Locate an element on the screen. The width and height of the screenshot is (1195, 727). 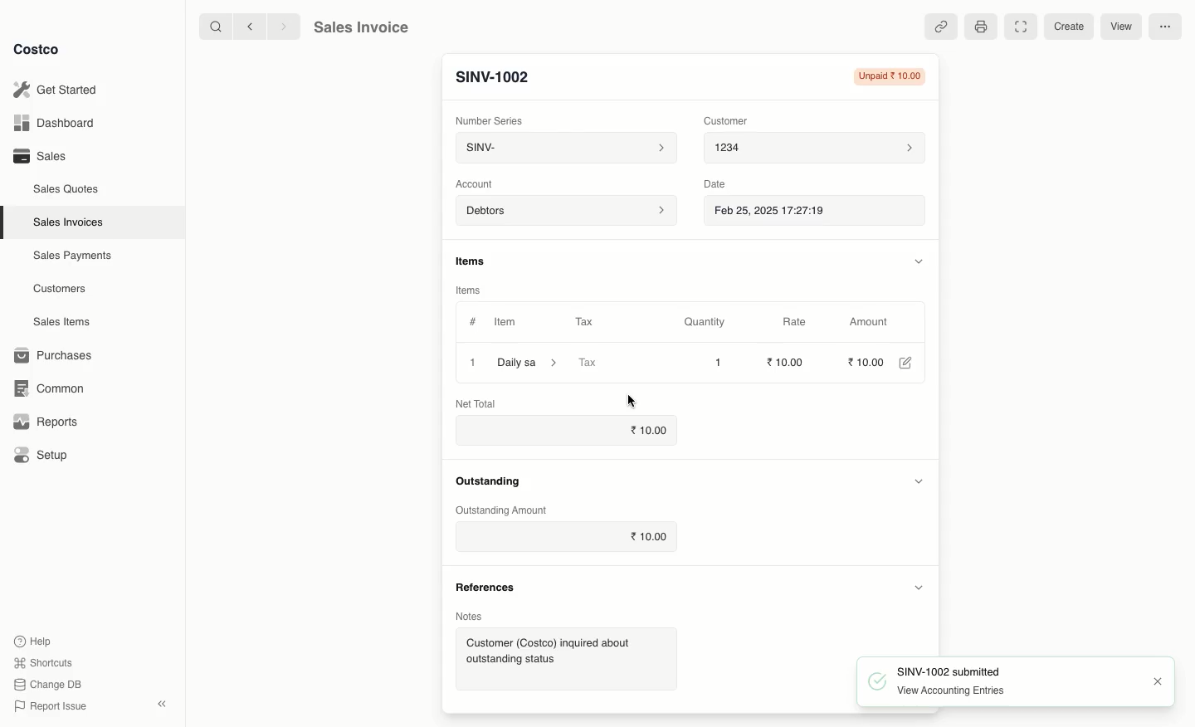
‘Outstanding Amount is located at coordinates (503, 509).